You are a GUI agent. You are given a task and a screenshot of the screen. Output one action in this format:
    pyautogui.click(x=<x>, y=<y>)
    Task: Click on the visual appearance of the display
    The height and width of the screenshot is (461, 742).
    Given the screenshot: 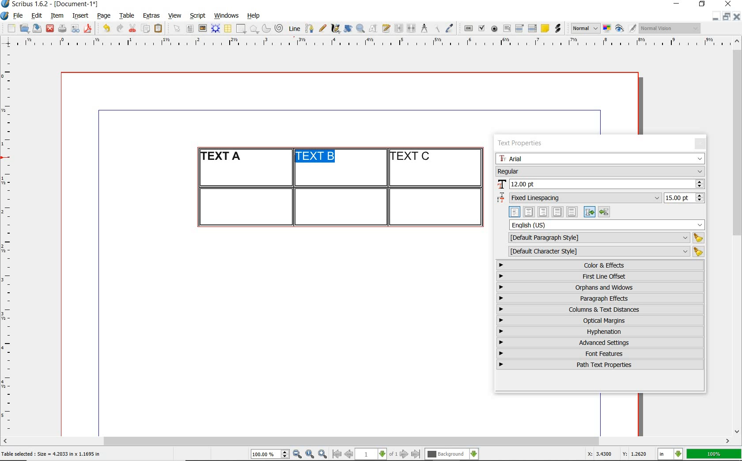 What is the action you would take?
    pyautogui.click(x=670, y=28)
    